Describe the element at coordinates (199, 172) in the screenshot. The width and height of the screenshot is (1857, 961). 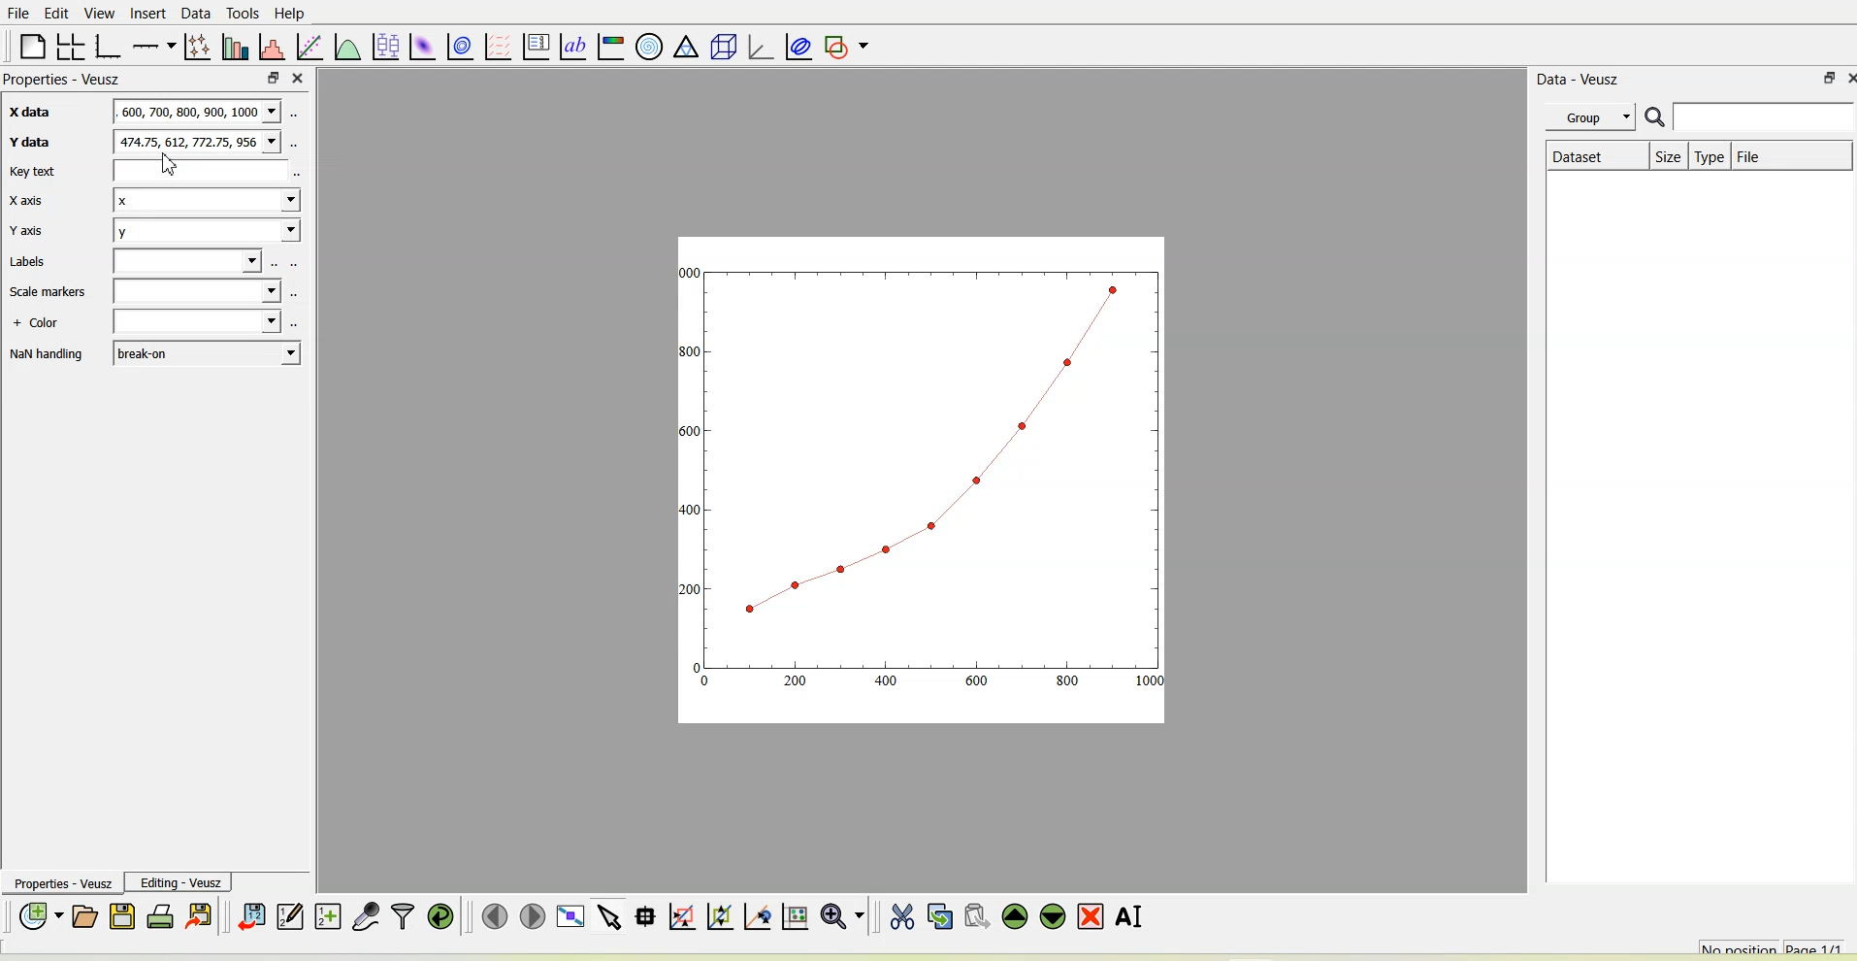
I see `Blank` at that location.